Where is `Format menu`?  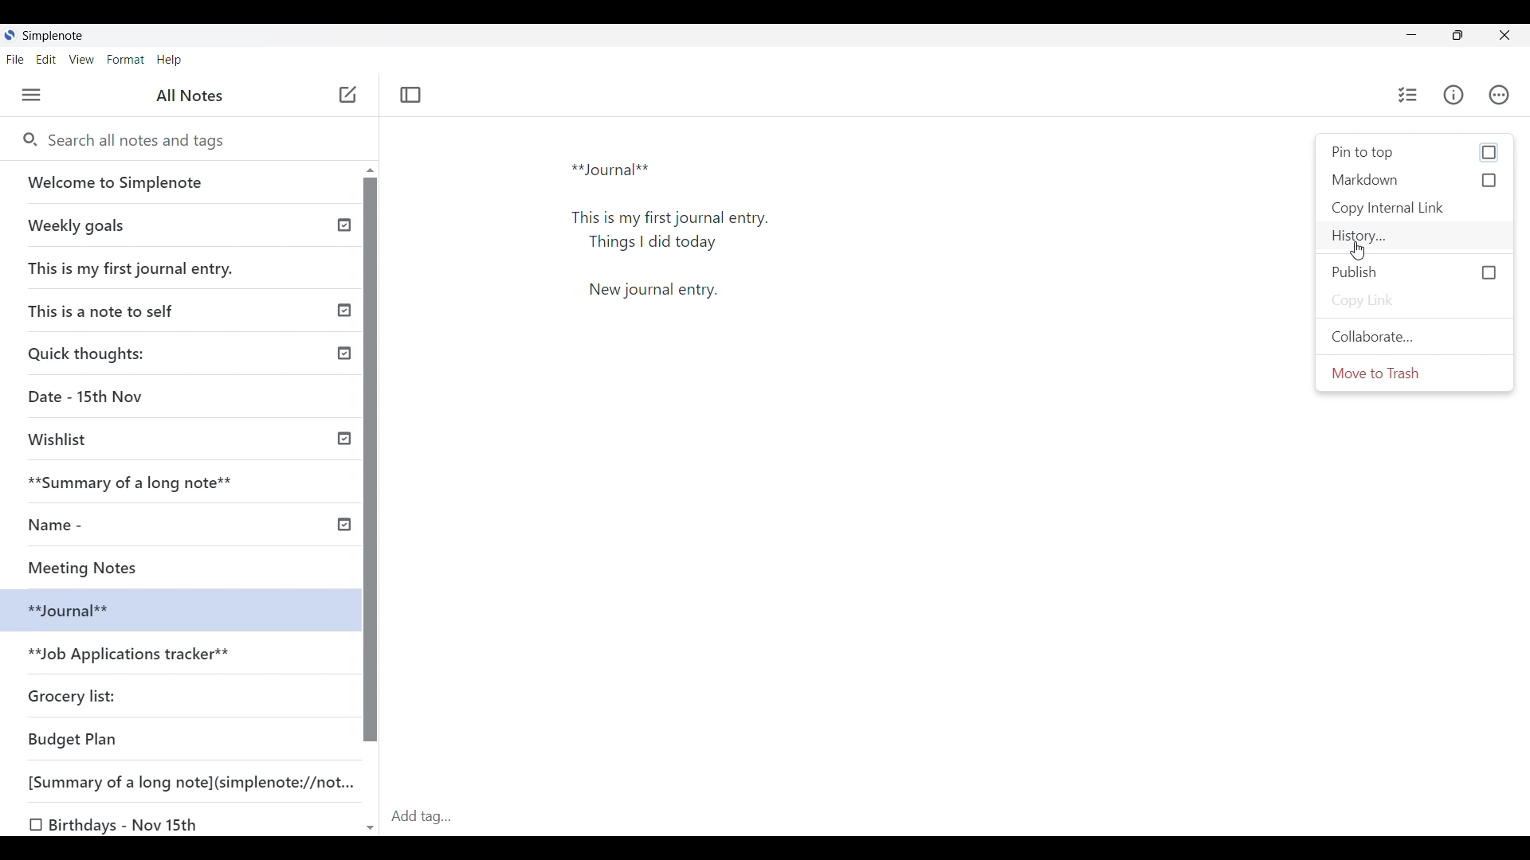
Format menu is located at coordinates (127, 60).